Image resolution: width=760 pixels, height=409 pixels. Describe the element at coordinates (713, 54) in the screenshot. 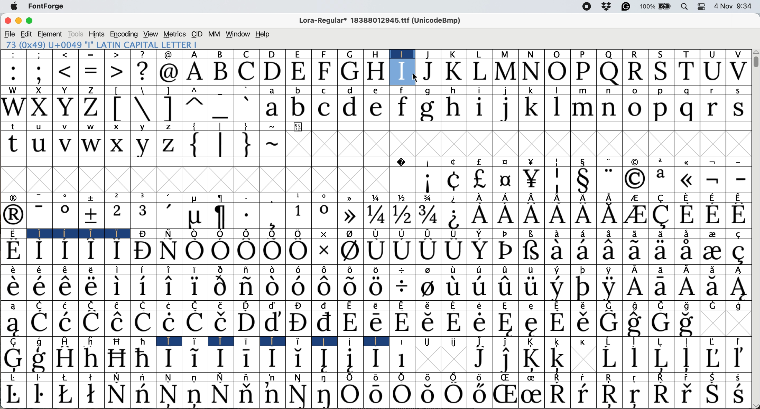

I see `U` at that location.